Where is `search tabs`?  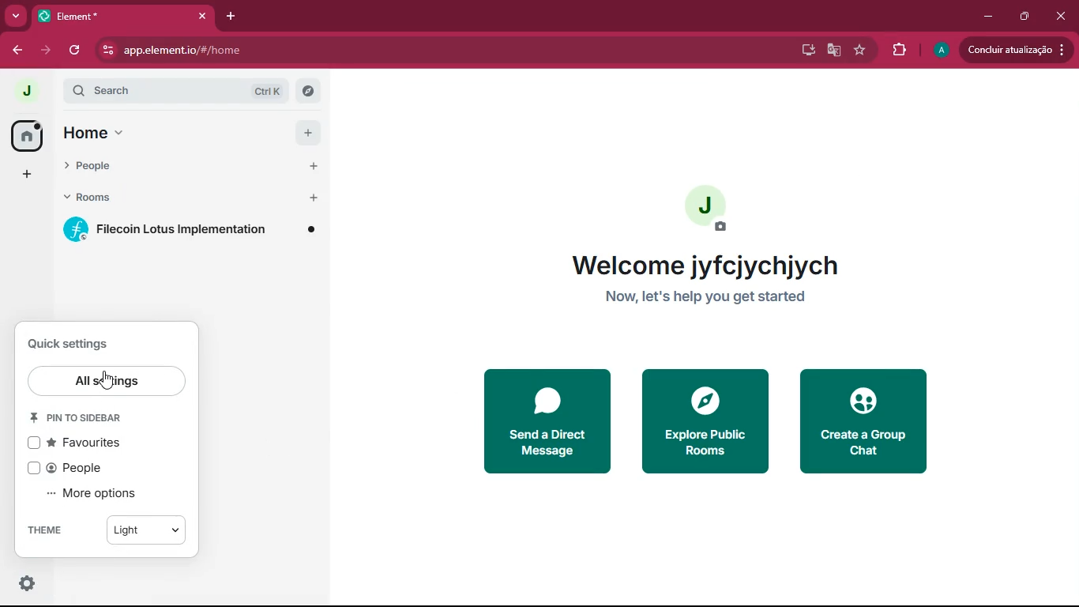
search tabs is located at coordinates (16, 17).